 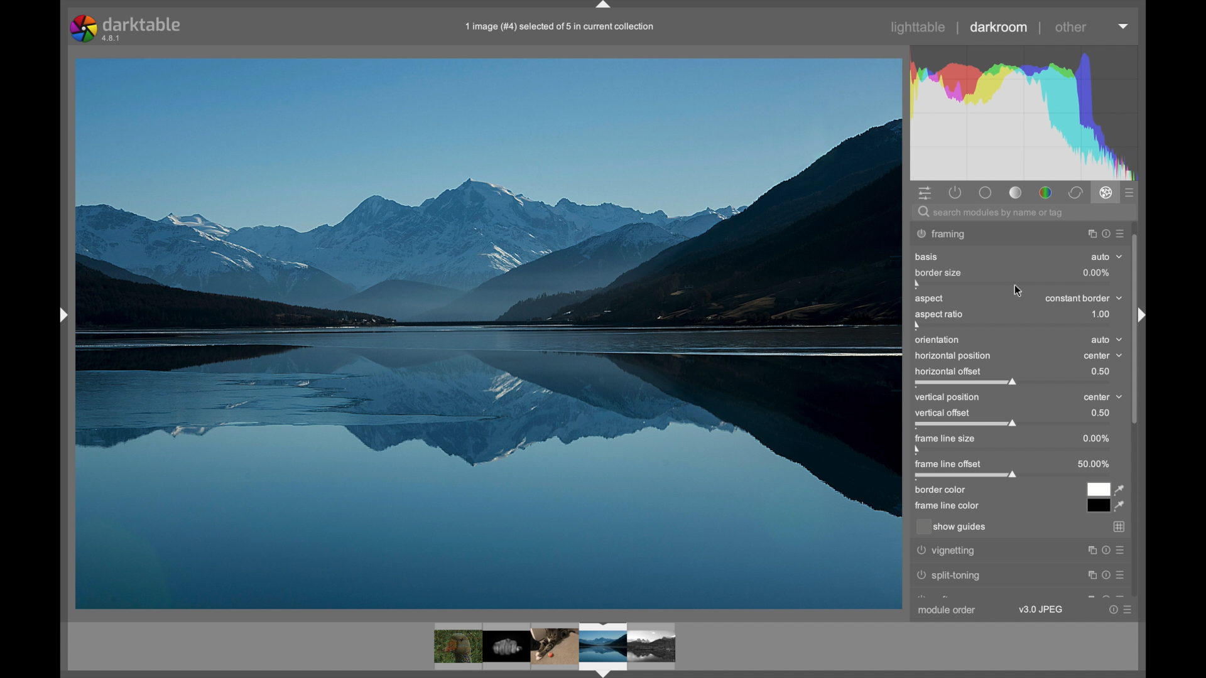 What do you see at coordinates (1102, 315) in the screenshot?
I see `1.0` at bounding box center [1102, 315].